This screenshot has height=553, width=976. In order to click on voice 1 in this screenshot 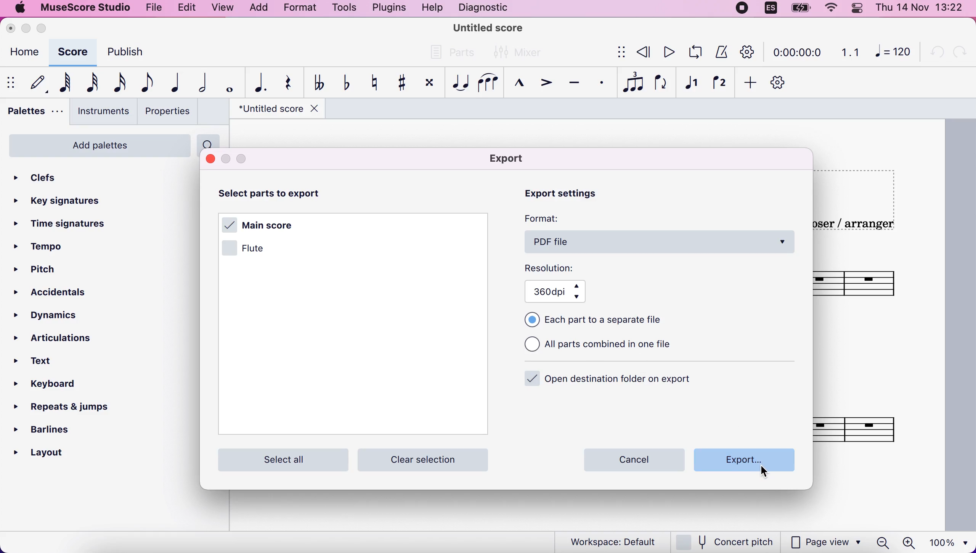, I will do `click(691, 82)`.